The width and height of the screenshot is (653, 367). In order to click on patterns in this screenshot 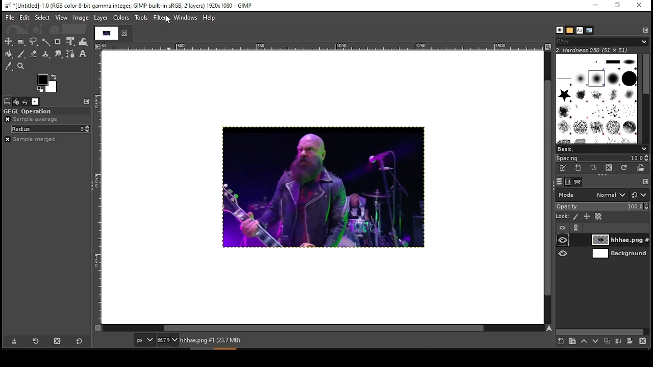, I will do `click(570, 31)`.